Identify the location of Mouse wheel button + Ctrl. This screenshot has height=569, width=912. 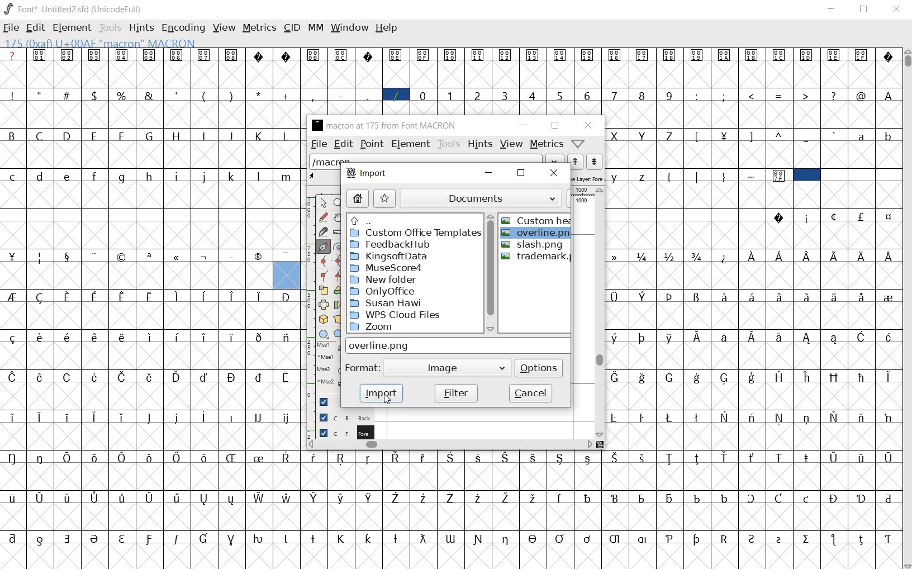
(329, 383).